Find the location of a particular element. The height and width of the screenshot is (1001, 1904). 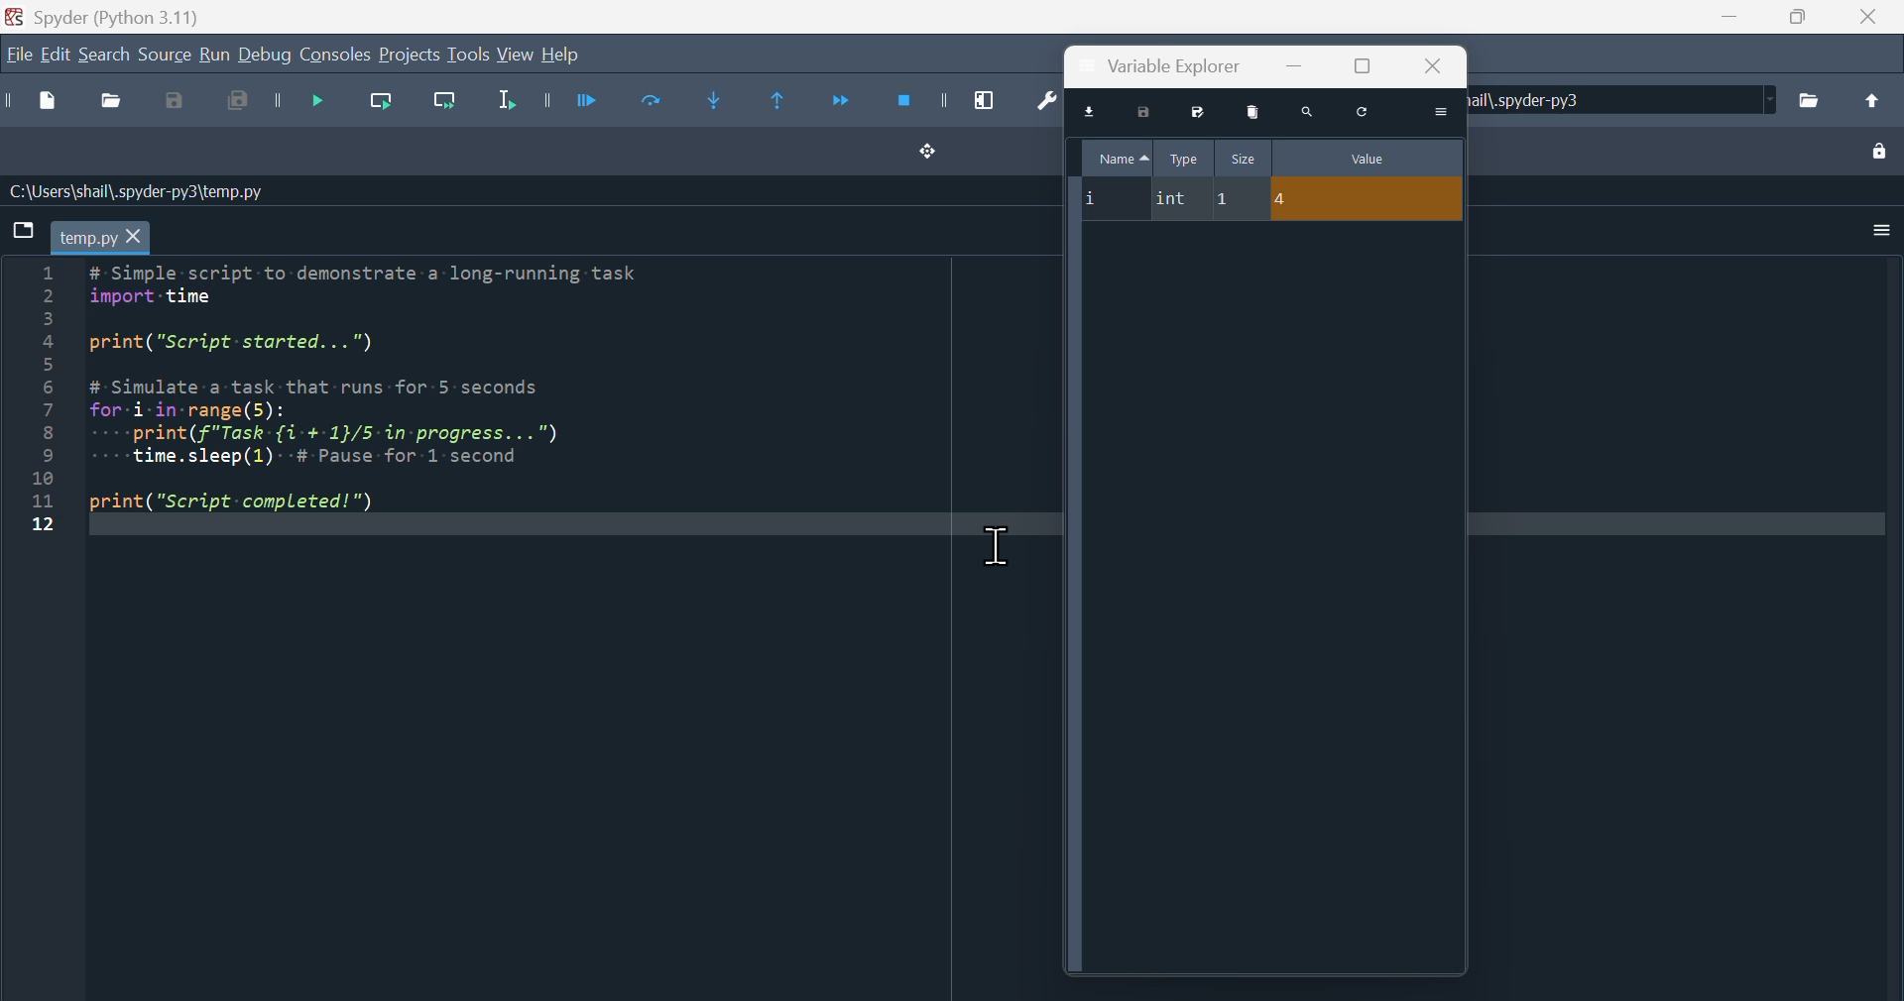

Projects is located at coordinates (410, 56).